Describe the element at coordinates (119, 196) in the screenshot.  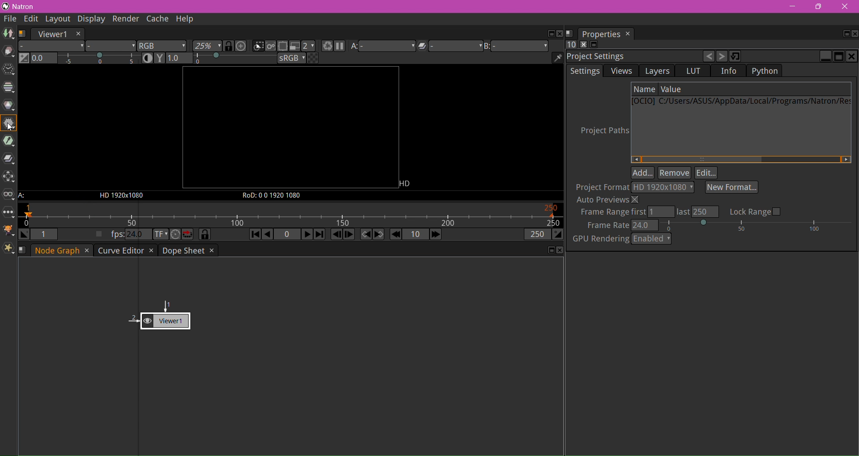
I see `Image Format` at that location.